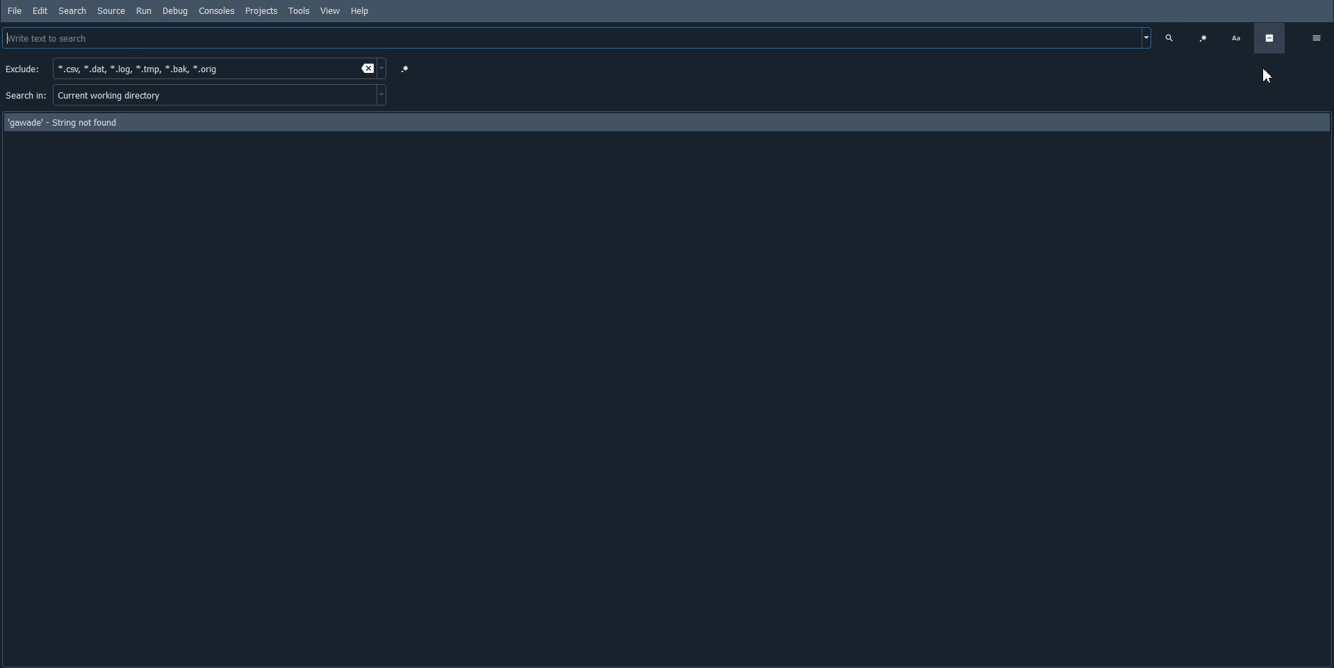  What do you see at coordinates (1237, 37) in the screenshot?
I see `Case Sensitive search` at bounding box center [1237, 37].